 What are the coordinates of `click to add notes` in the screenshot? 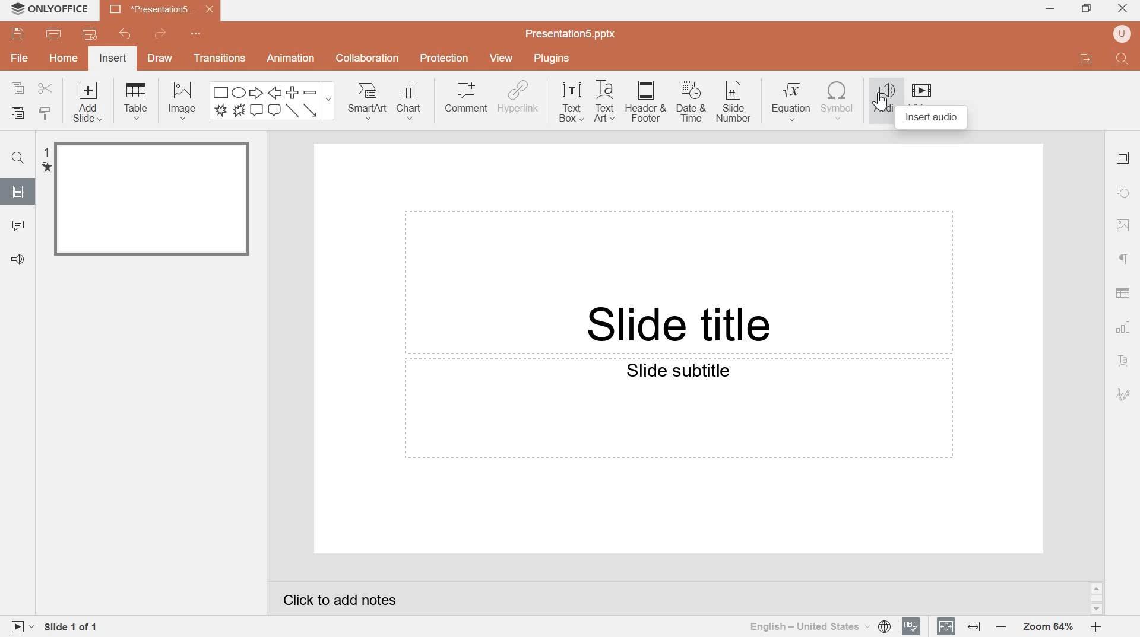 It's located at (341, 600).